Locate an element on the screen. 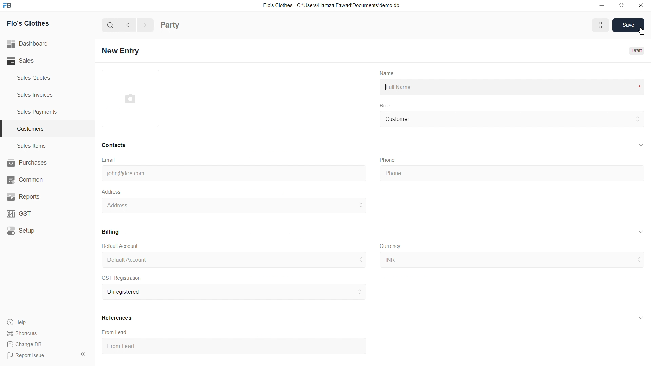  john@doe.com is located at coordinates (126, 173).